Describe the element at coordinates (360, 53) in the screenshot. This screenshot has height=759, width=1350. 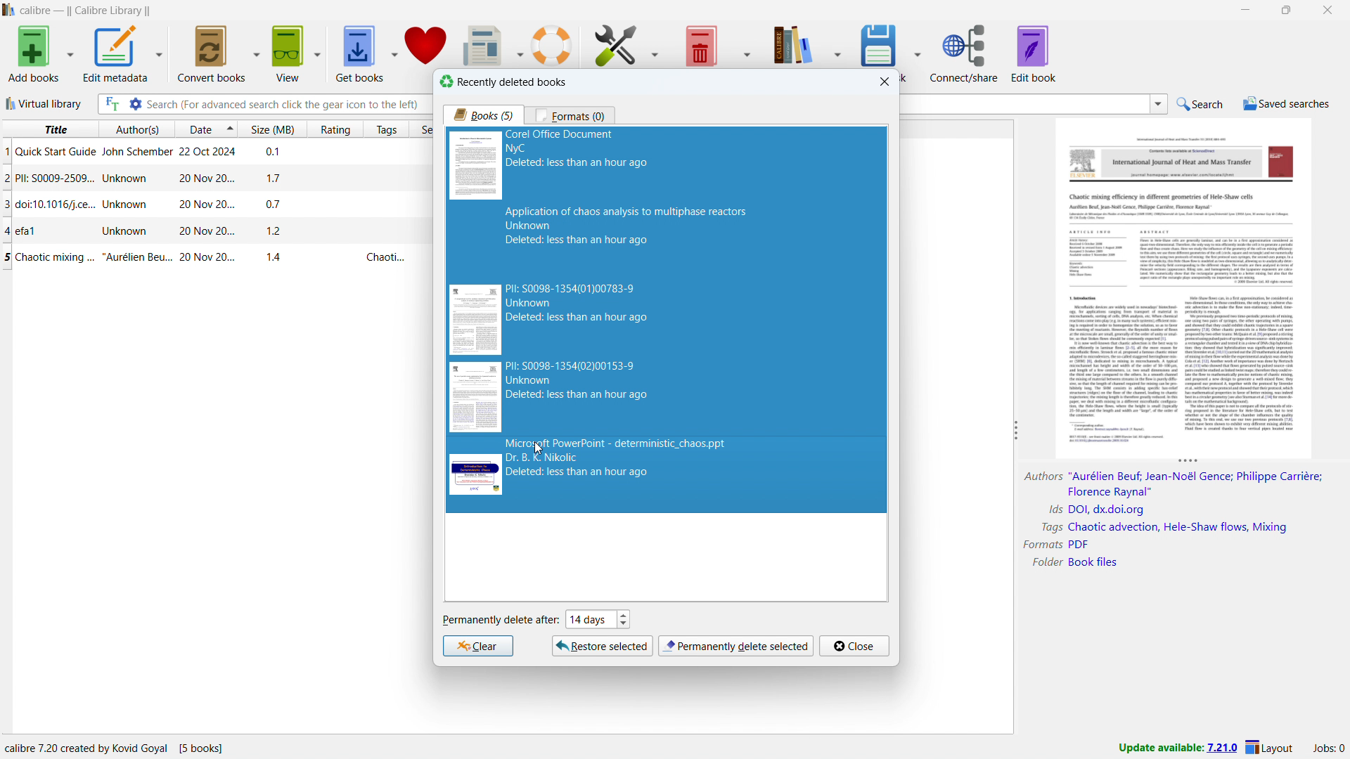
I see `get books` at that location.